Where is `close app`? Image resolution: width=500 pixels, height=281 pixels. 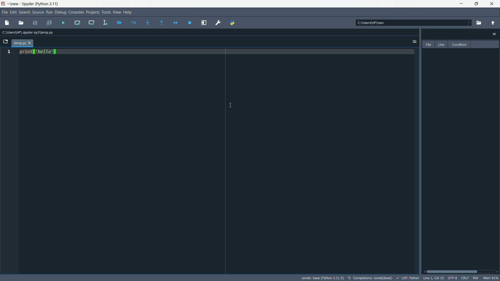 close app is located at coordinates (493, 4).